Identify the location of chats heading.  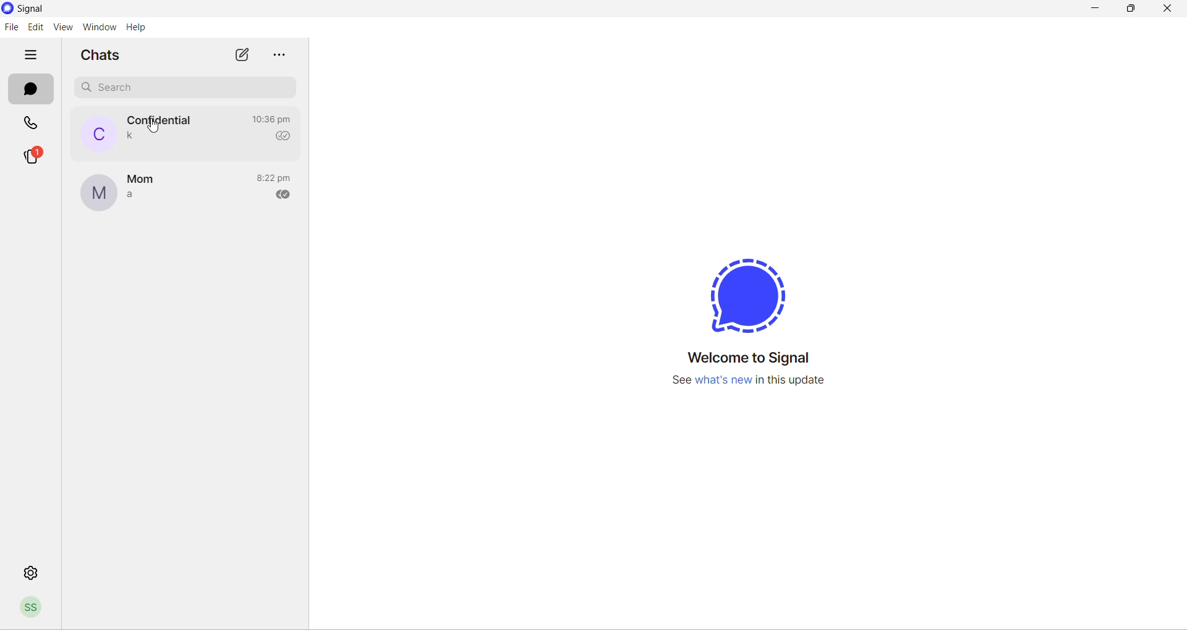
(106, 57).